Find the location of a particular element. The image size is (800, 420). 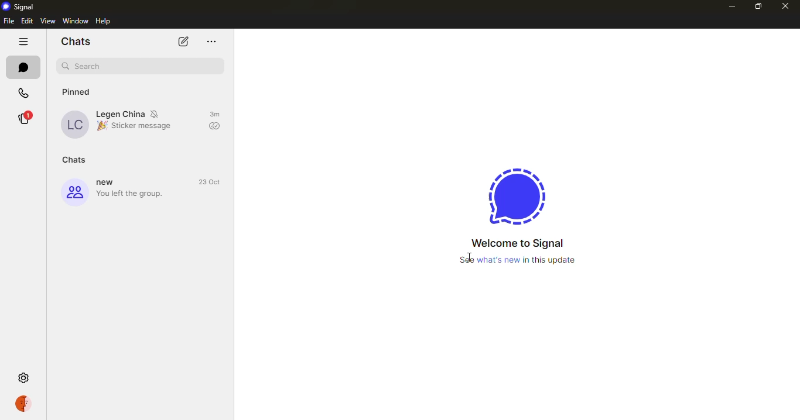

emoji is located at coordinates (101, 126).